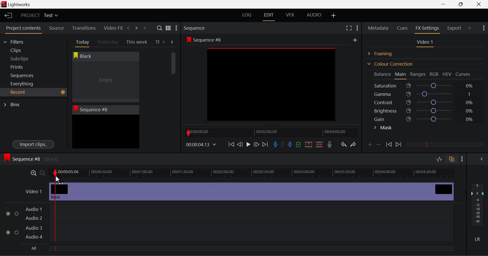 The height and width of the screenshot is (256, 488). Describe the element at coordinates (384, 53) in the screenshot. I see `Framing Section` at that location.